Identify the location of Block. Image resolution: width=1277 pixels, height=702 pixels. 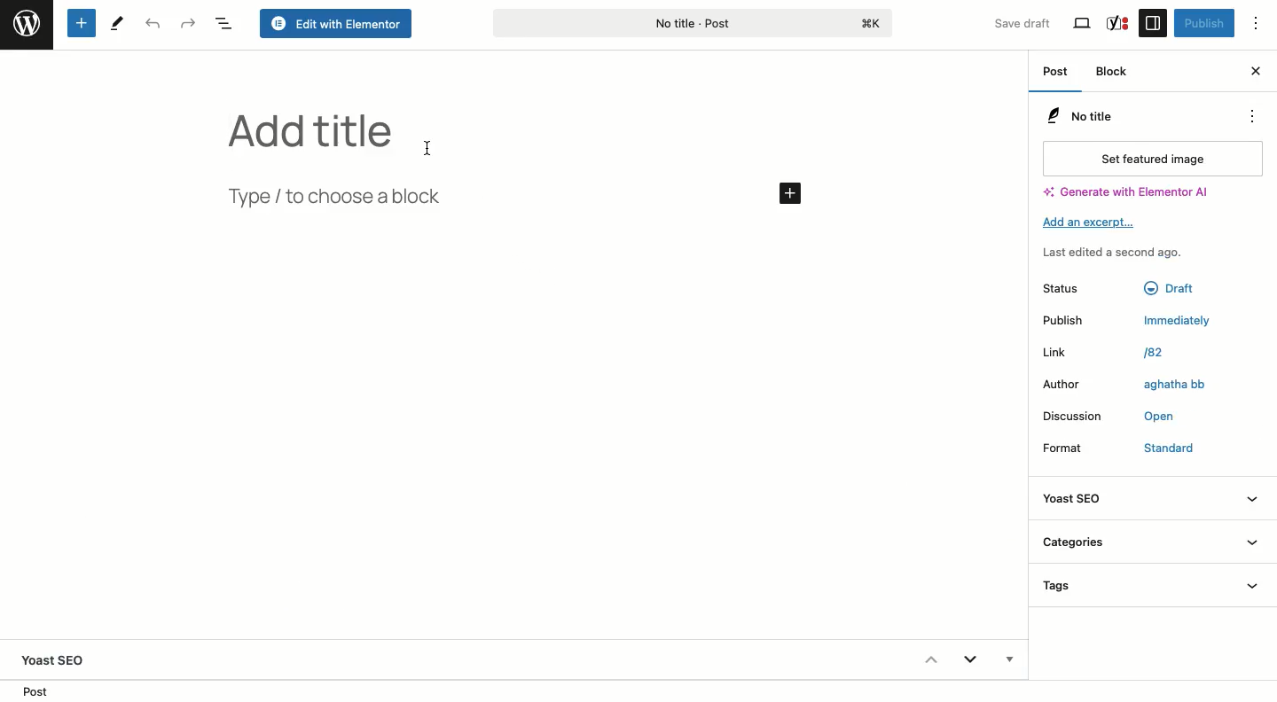
(1116, 74).